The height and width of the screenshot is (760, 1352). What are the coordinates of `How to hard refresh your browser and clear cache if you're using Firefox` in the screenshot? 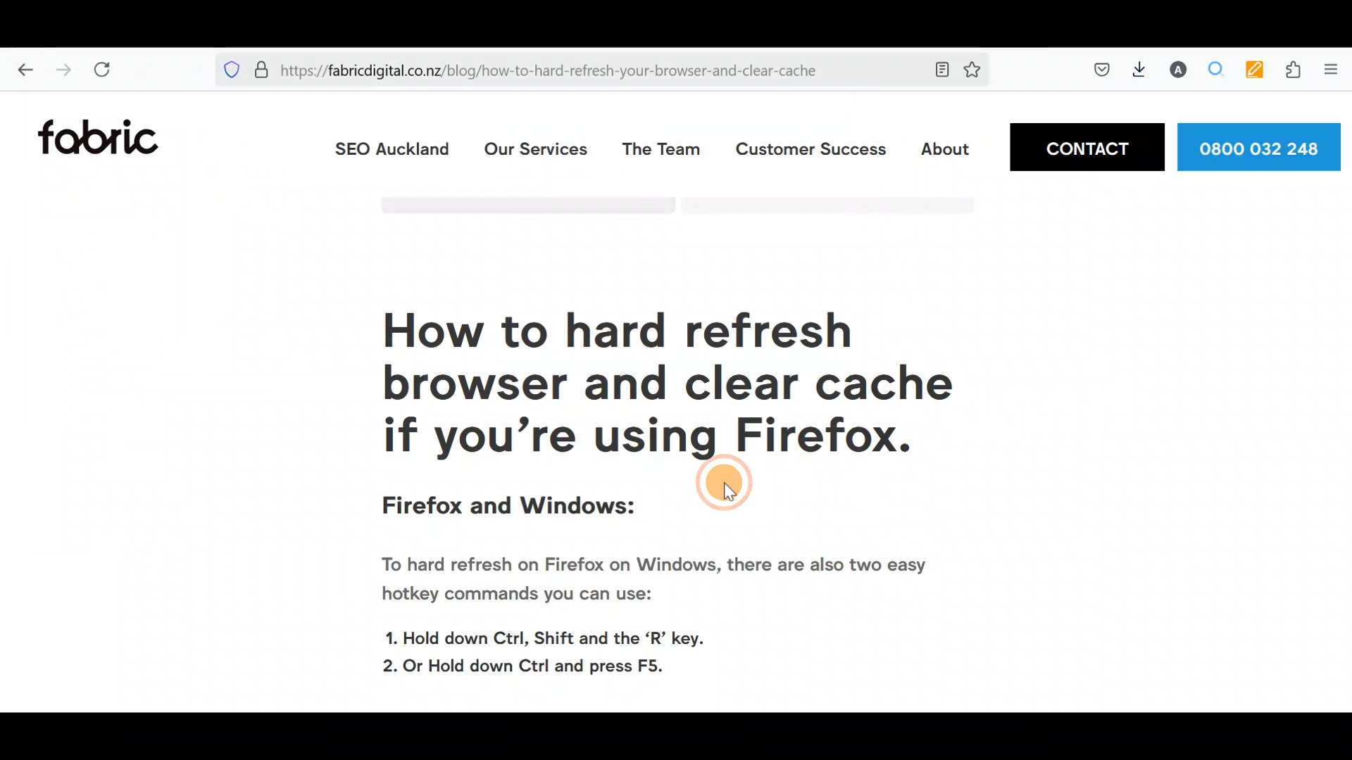 It's located at (650, 384).